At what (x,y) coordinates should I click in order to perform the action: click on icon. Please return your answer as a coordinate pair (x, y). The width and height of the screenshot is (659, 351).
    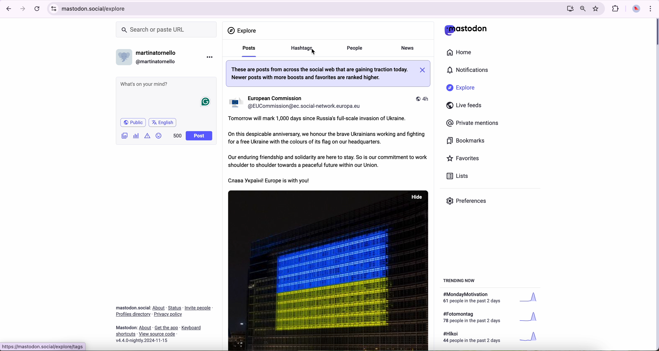
    Looking at the image, I should click on (147, 136).